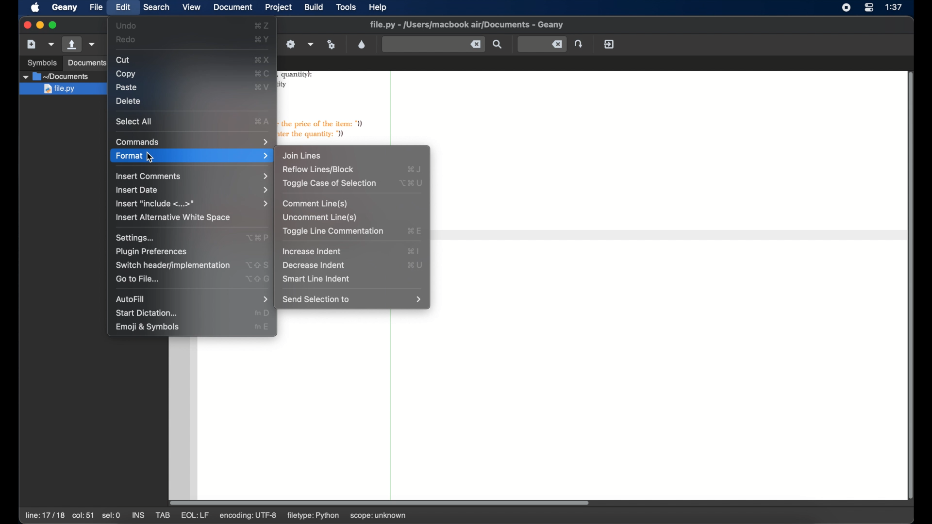 This screenshot has width=932, height=524. I want to click on close, so click(26, 25).